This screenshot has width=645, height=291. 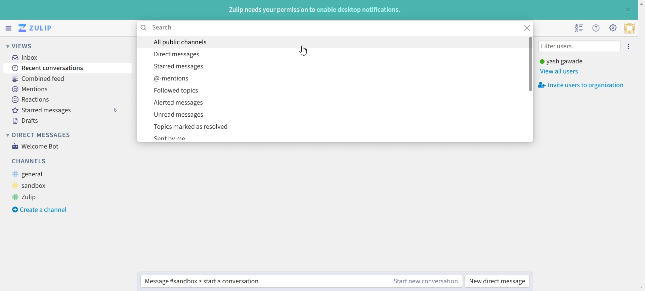 I want to click on yash gawade, so click(x=562, y=61).